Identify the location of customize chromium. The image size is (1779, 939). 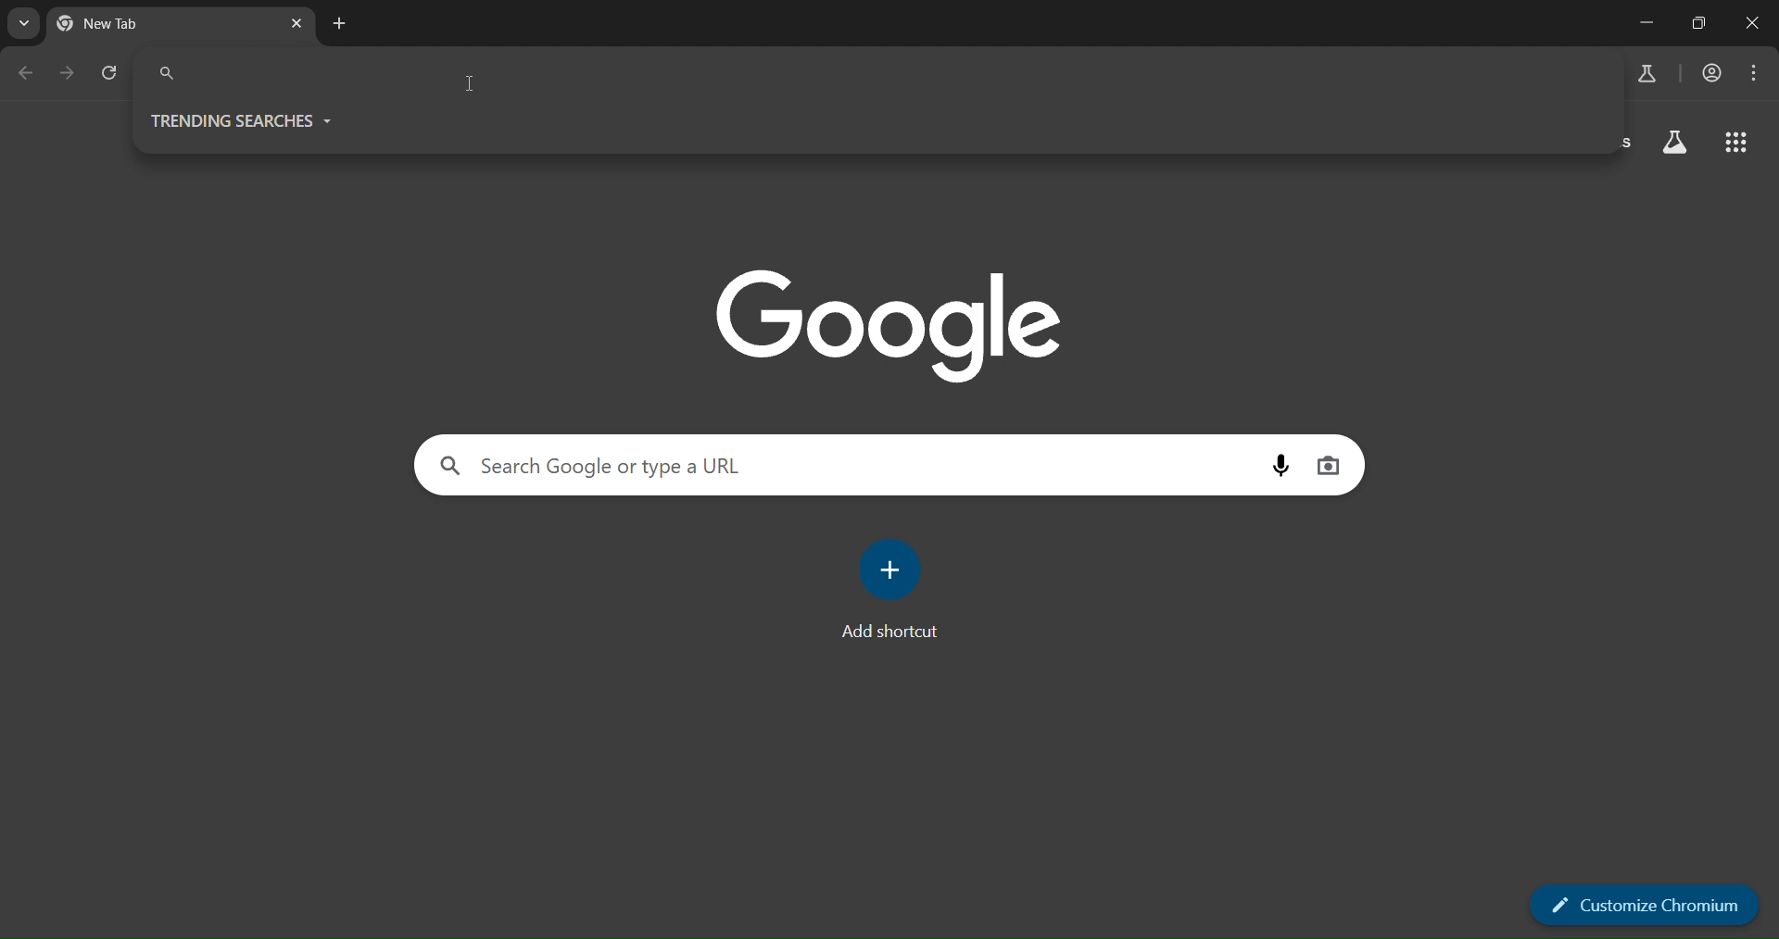
(1642, 907).